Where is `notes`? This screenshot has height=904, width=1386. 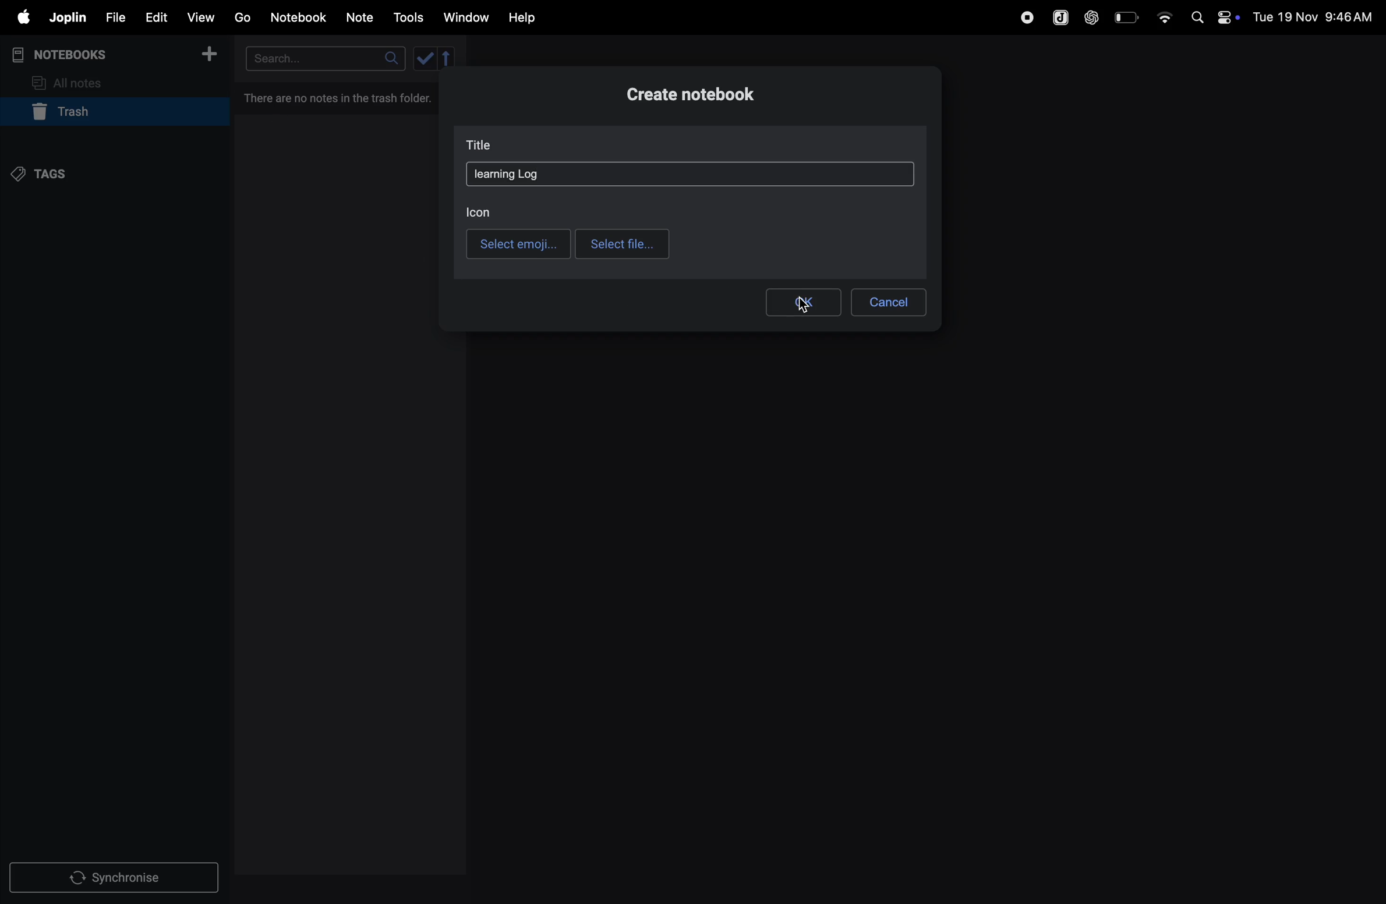 notes is located at coordinates (360, 18).